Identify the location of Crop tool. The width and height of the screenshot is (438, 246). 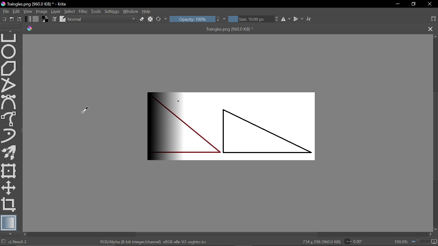
(9, 205).